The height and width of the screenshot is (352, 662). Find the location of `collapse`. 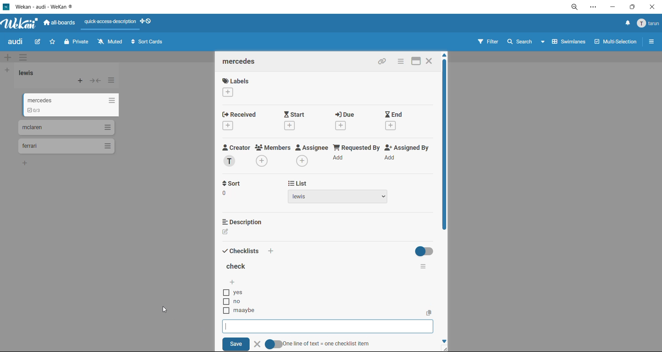

collapse is located at coordinates (95, 81).